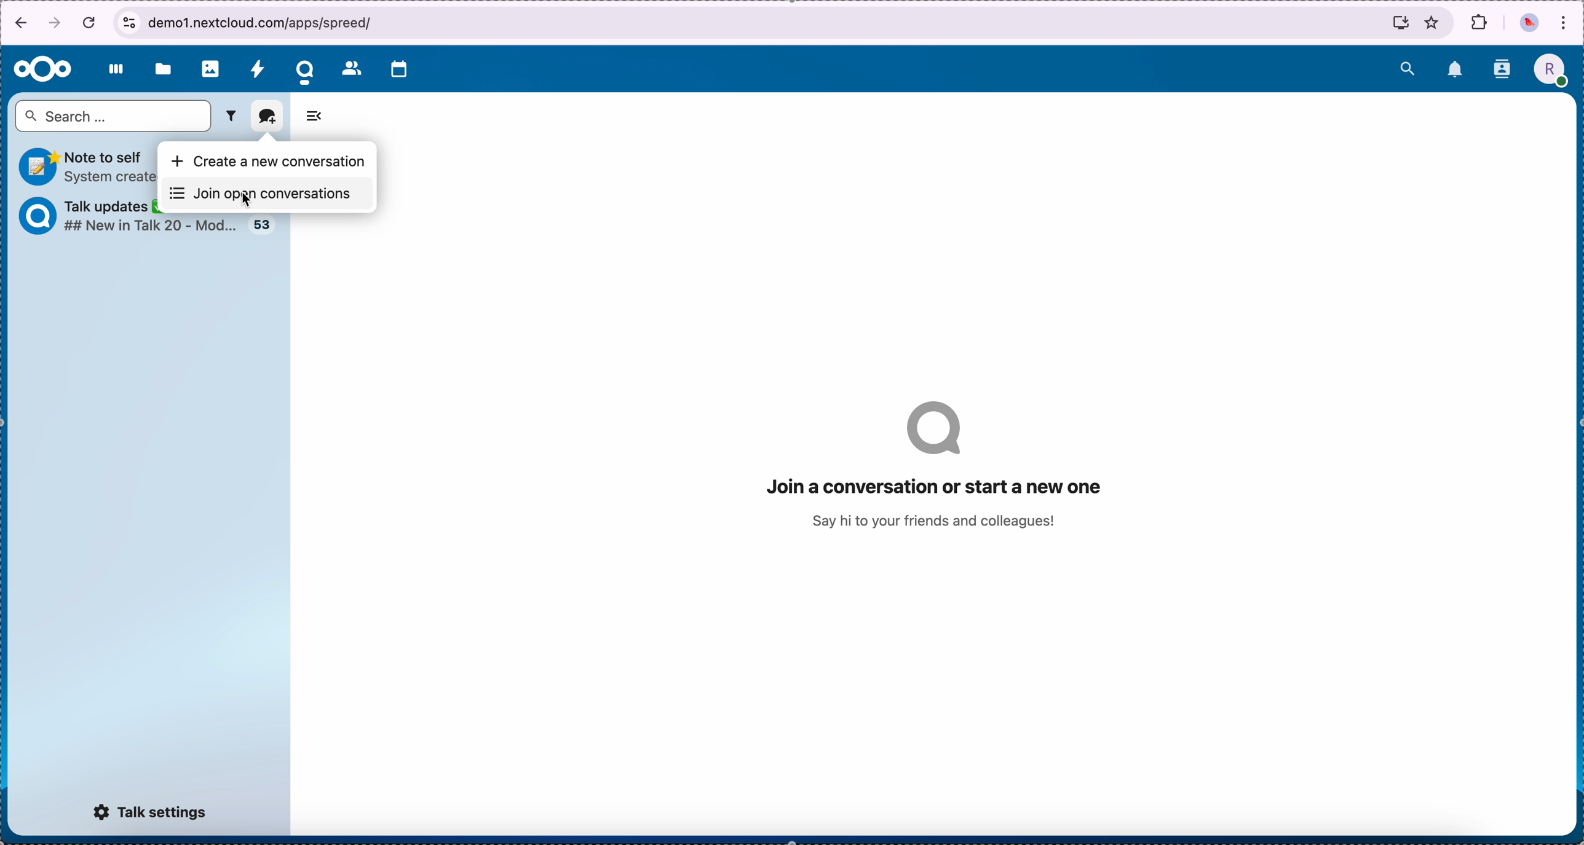 The image size is (1584, 845). Describe the element at coordinates (940, 471) in the screenshot. I see `join a conversation or start a new one` at that location.